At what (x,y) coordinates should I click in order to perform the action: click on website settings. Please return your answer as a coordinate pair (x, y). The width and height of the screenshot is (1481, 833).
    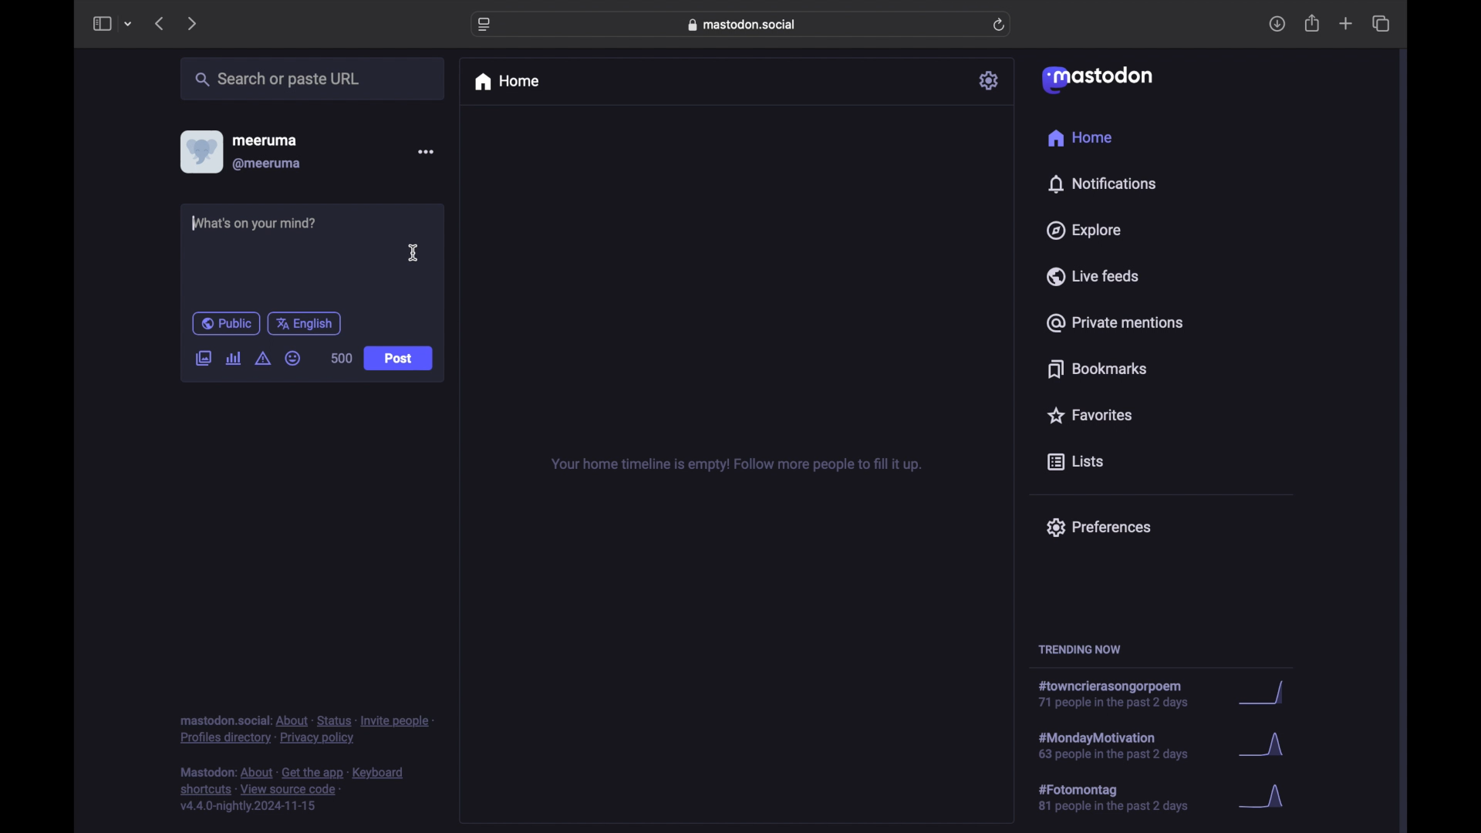
    Looking at the image, I should click on (484, 25).